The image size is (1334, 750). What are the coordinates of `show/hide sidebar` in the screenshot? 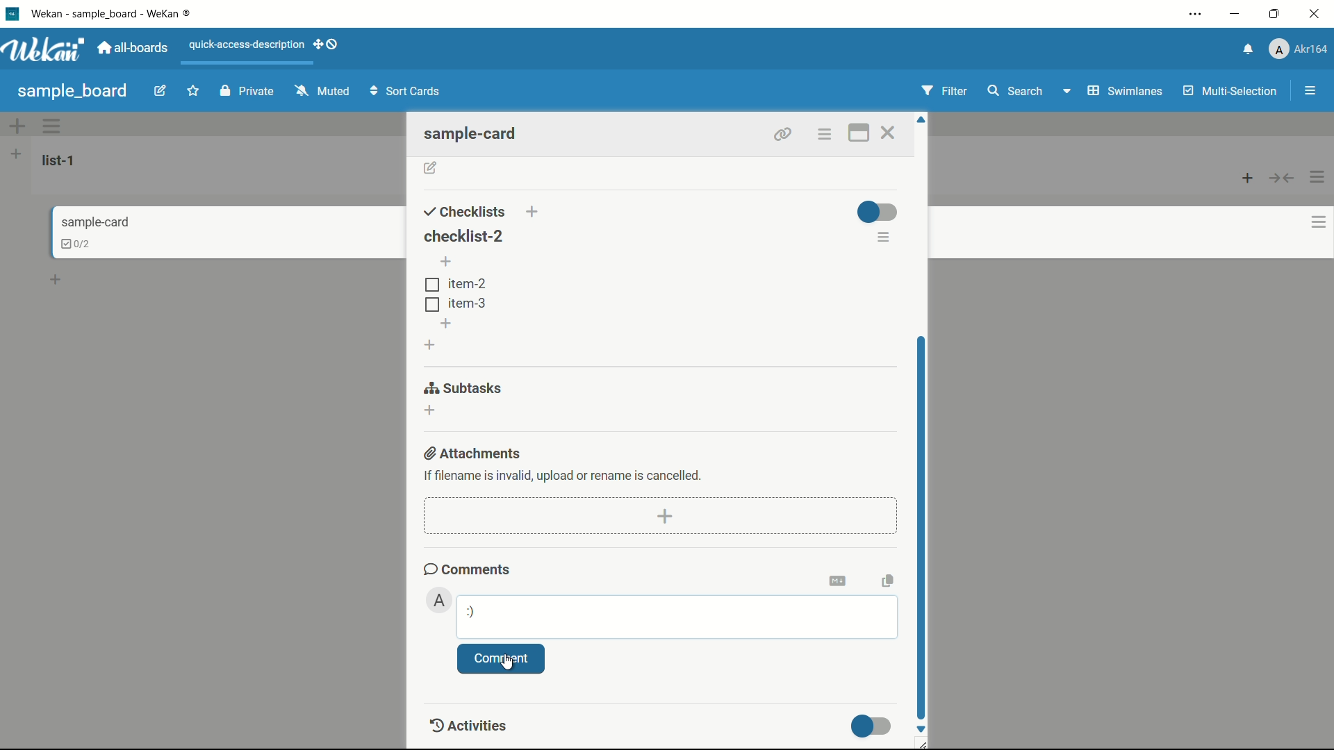 It's located at (1310, 91).